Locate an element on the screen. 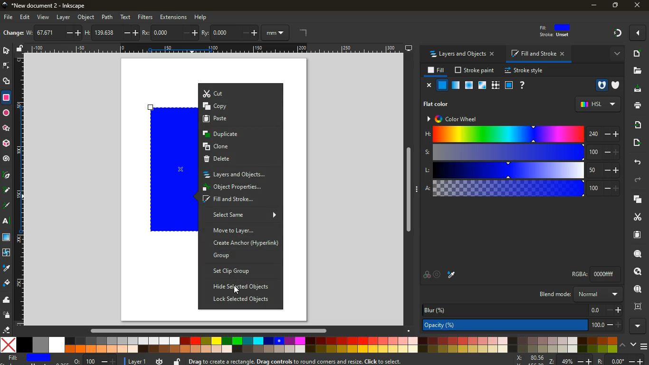  paper is located at coordinates (635, 235).